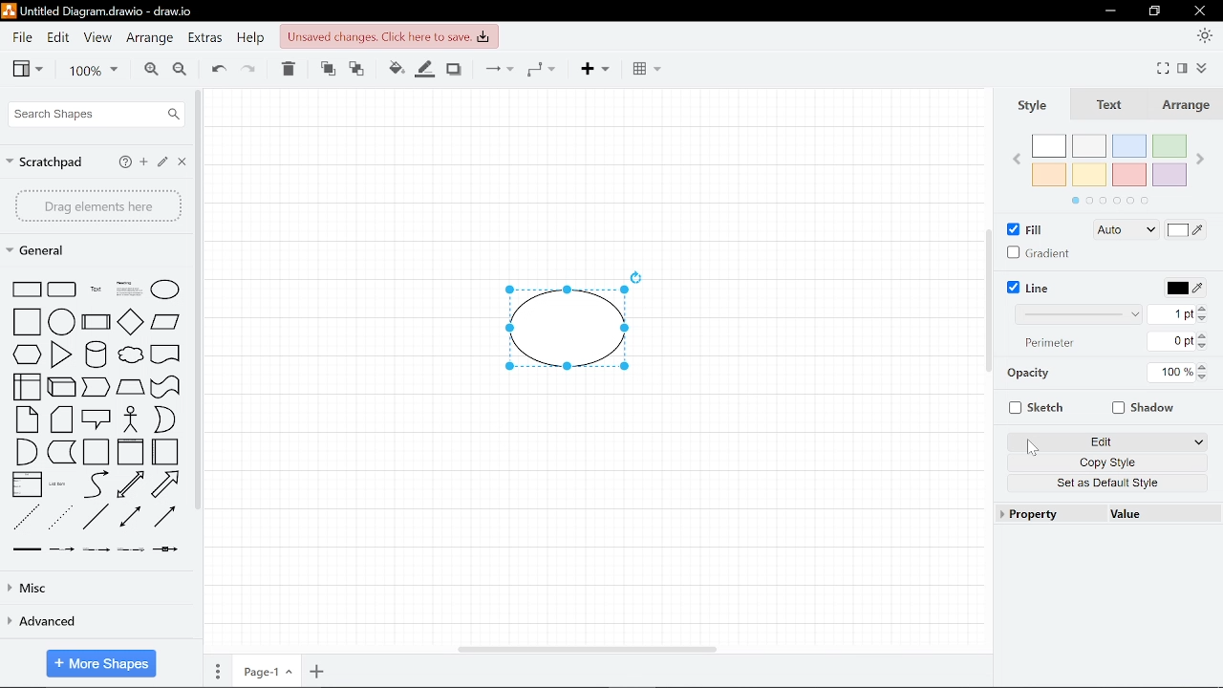 The height and width of the screenshot is (688, 1223). I want to click on Drag elements here, so click(98, 205).